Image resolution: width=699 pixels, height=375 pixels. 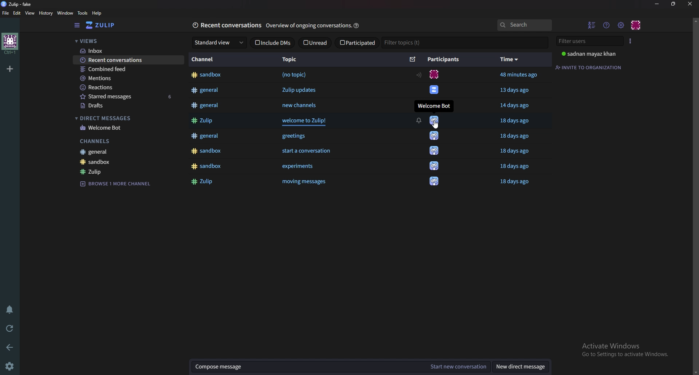 What do you see at coordinates (515, 167) in the screenshot?
I see `18 days ago` at bounding box center [515, 167].